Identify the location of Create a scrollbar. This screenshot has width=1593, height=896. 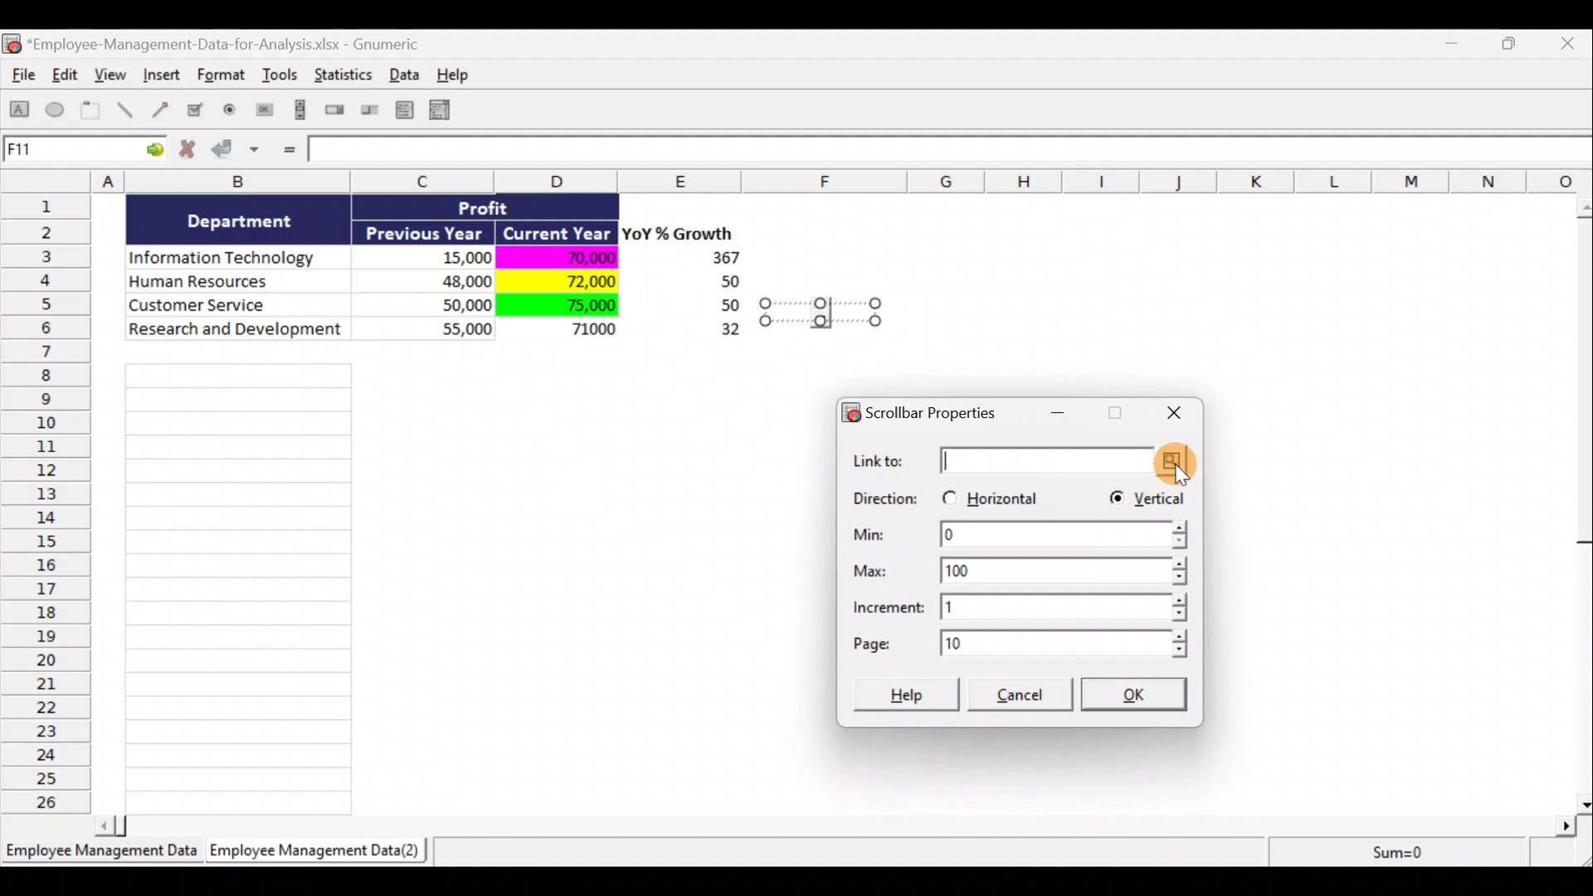
(298, 113).